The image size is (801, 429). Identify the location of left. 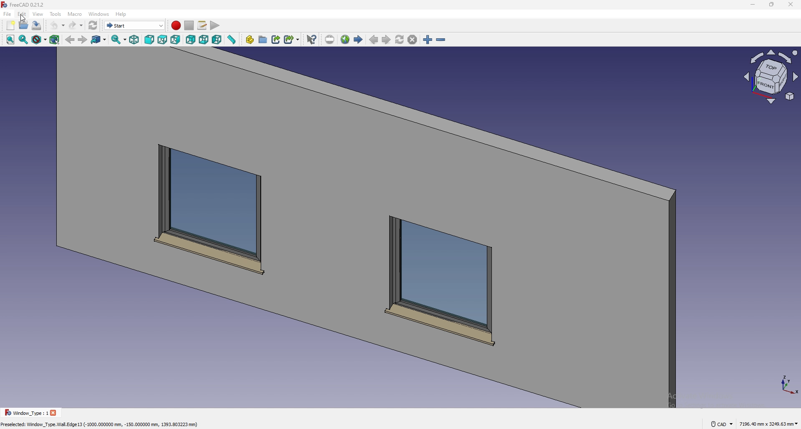
(217, 40).